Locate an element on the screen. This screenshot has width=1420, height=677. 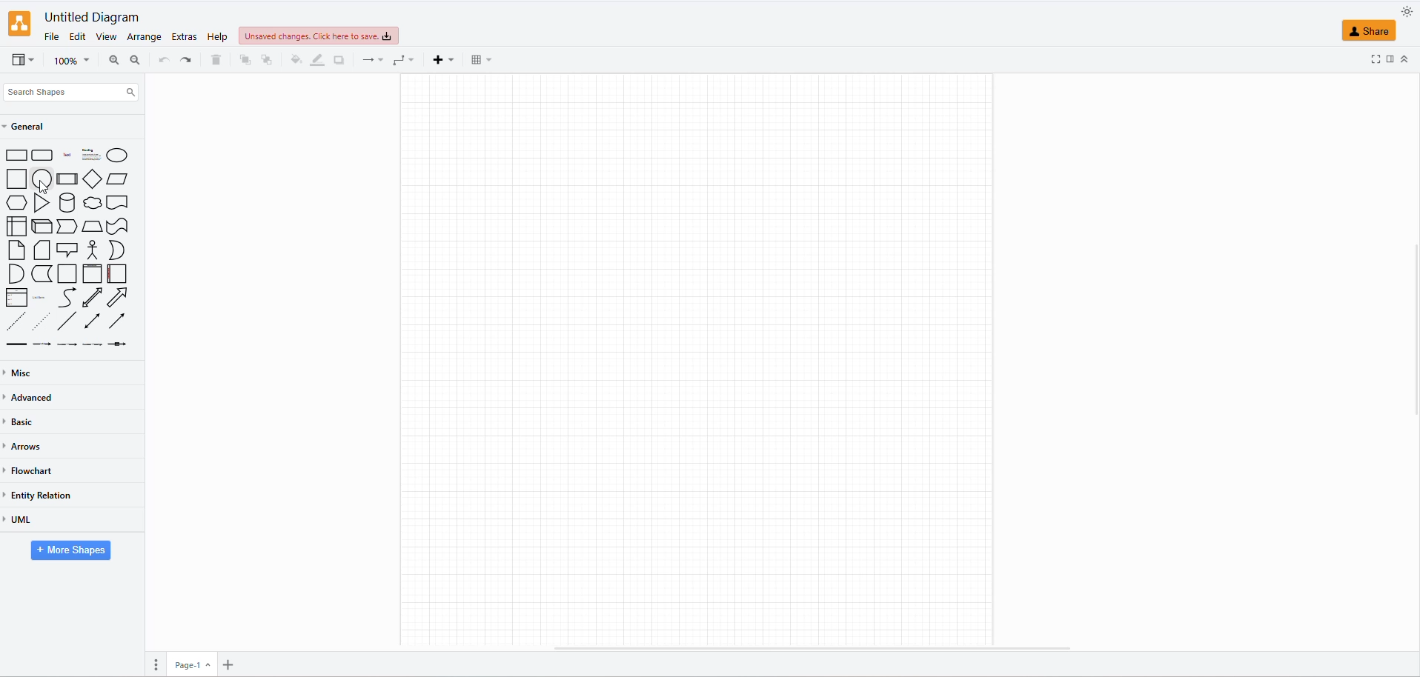
LINE is located at coordinates (64, 320).